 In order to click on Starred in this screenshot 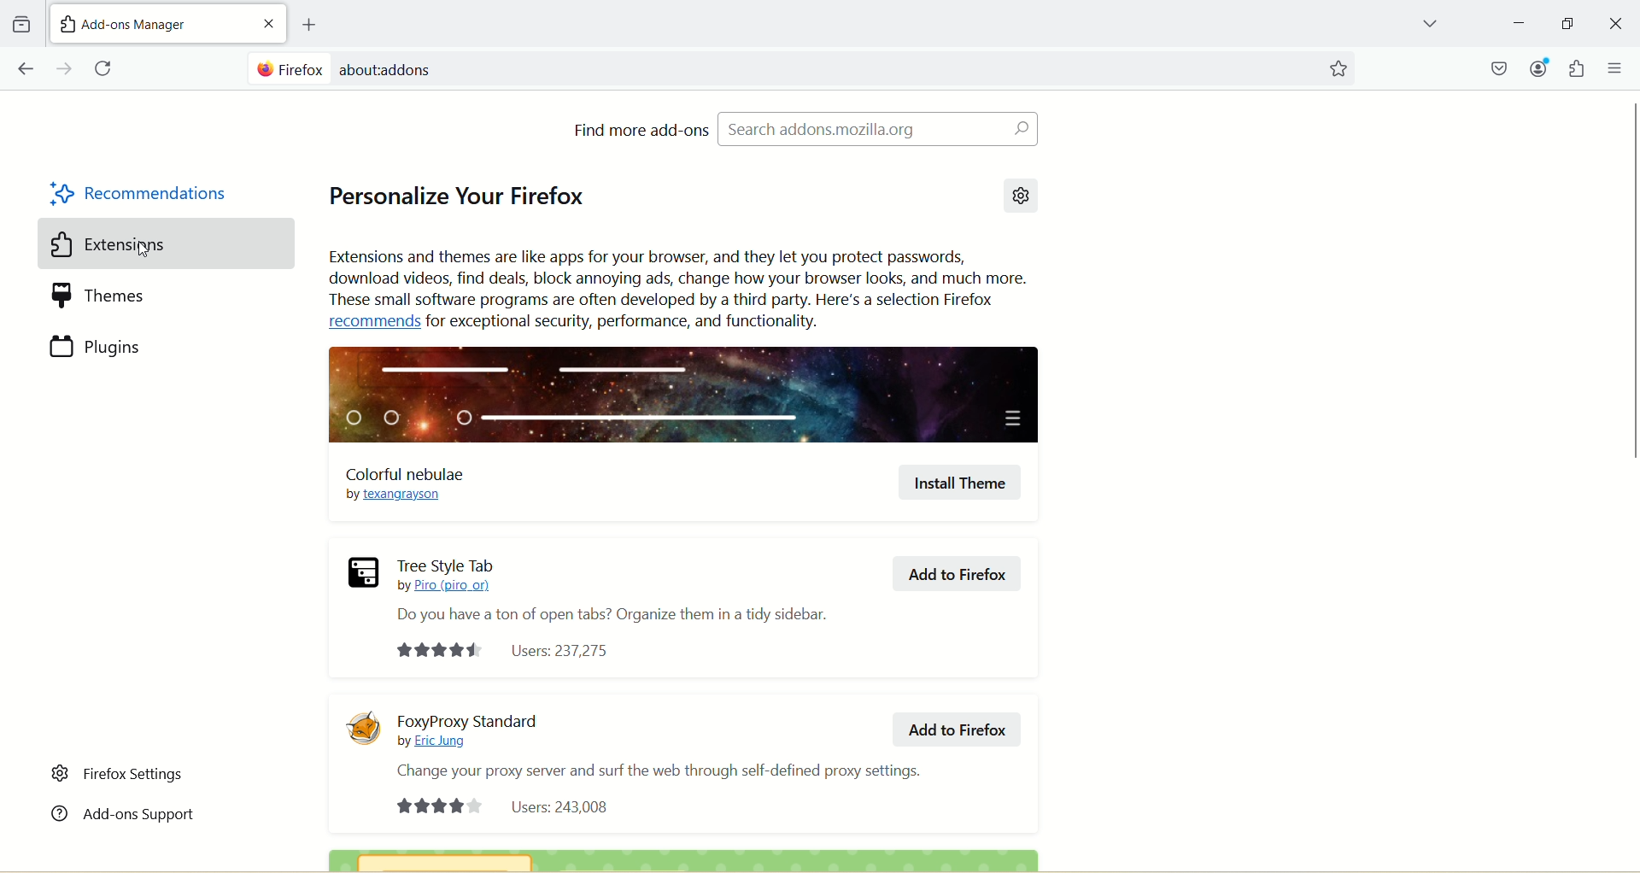, I will do `click(1338, 69)`.